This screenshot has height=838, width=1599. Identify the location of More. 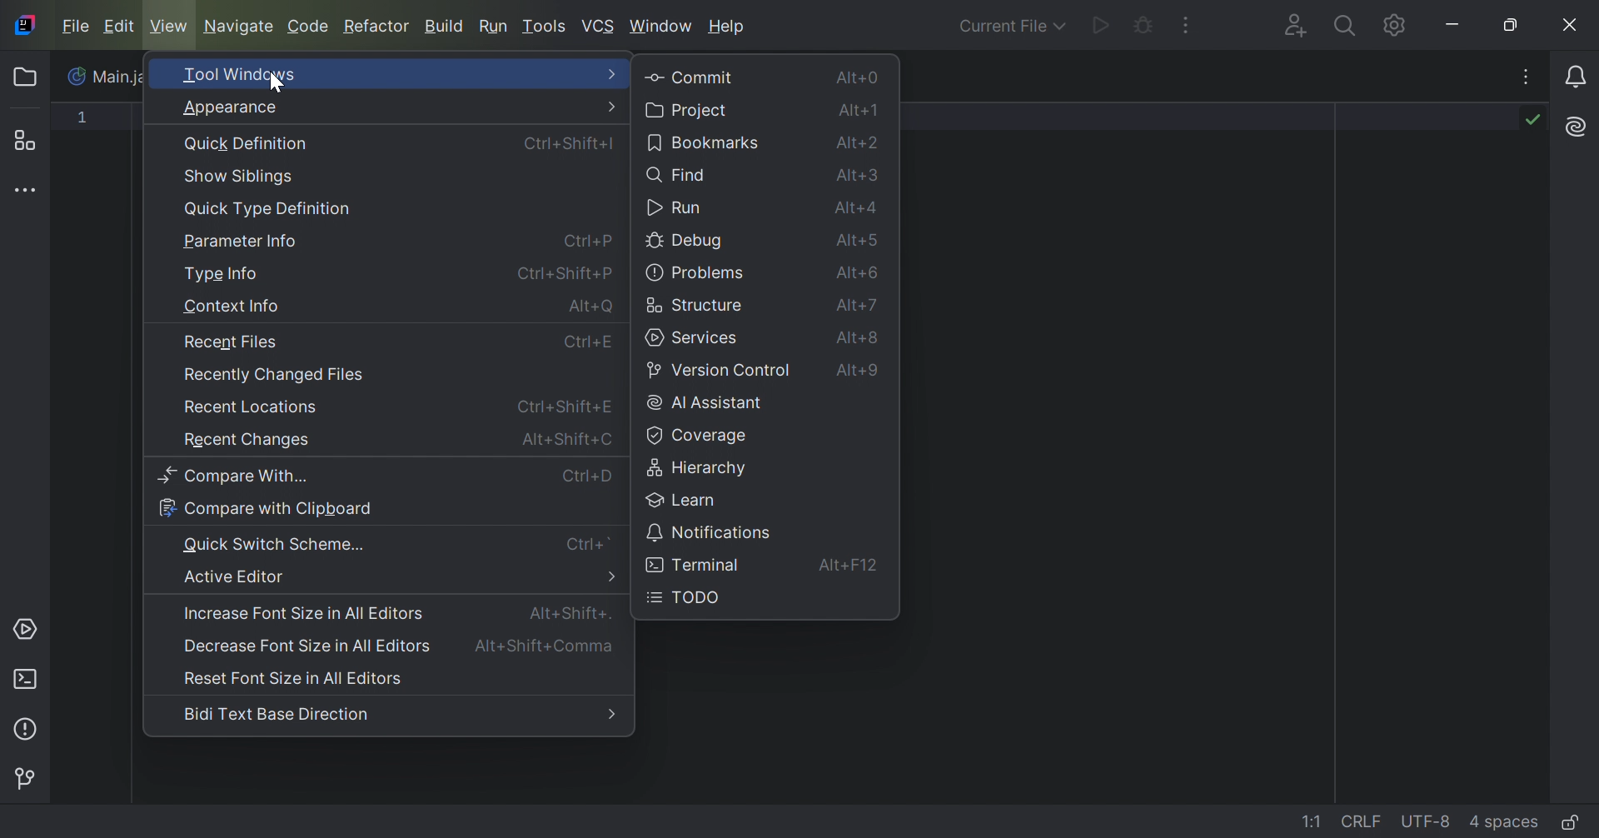
(613, 107).